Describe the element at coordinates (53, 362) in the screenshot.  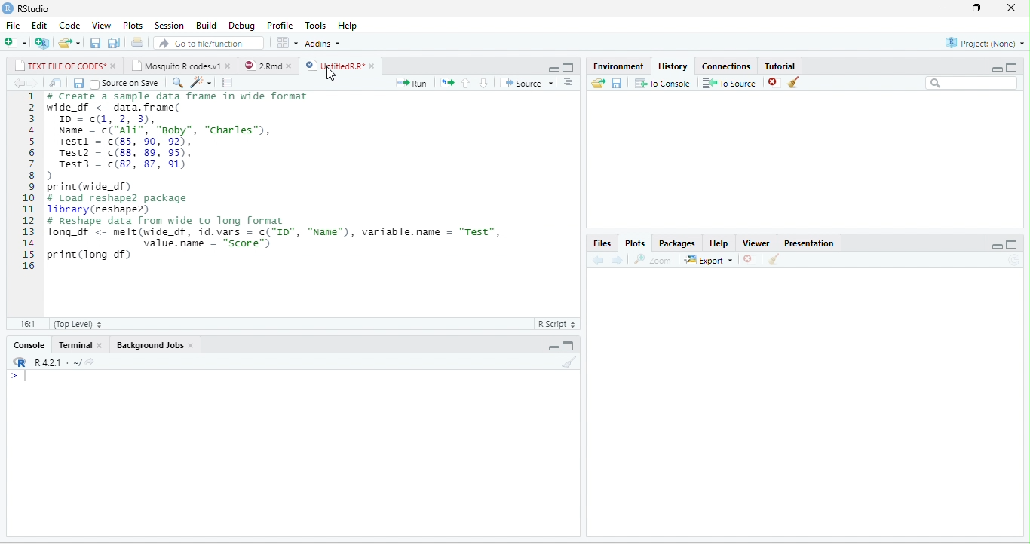
I see `R 4.2.1.~/` at that location.